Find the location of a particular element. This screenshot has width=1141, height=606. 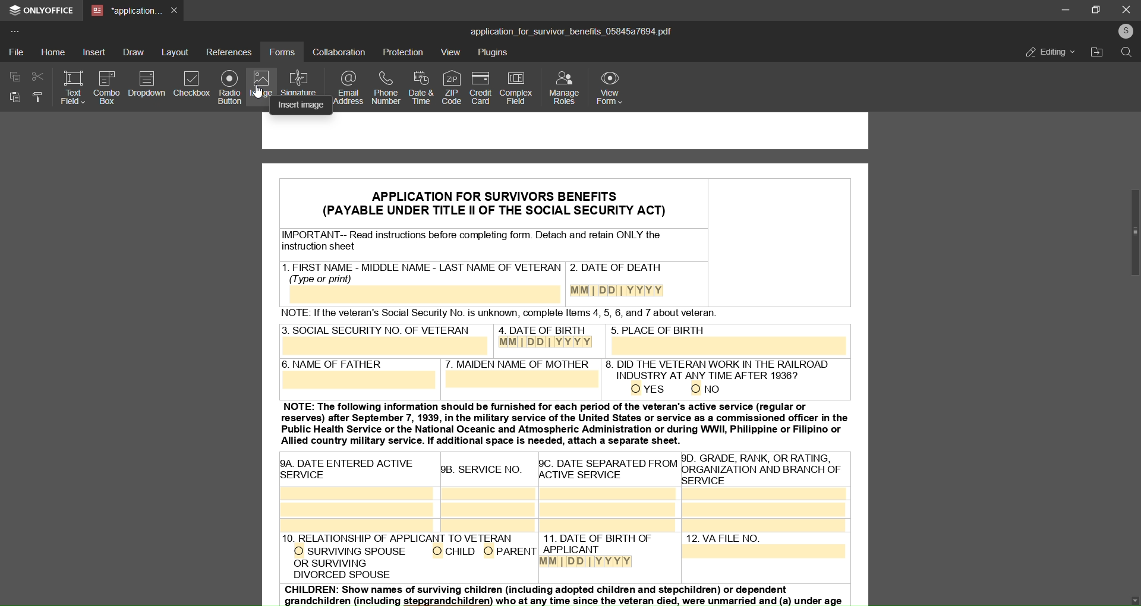

zip code is located at coordinates (450, 86).